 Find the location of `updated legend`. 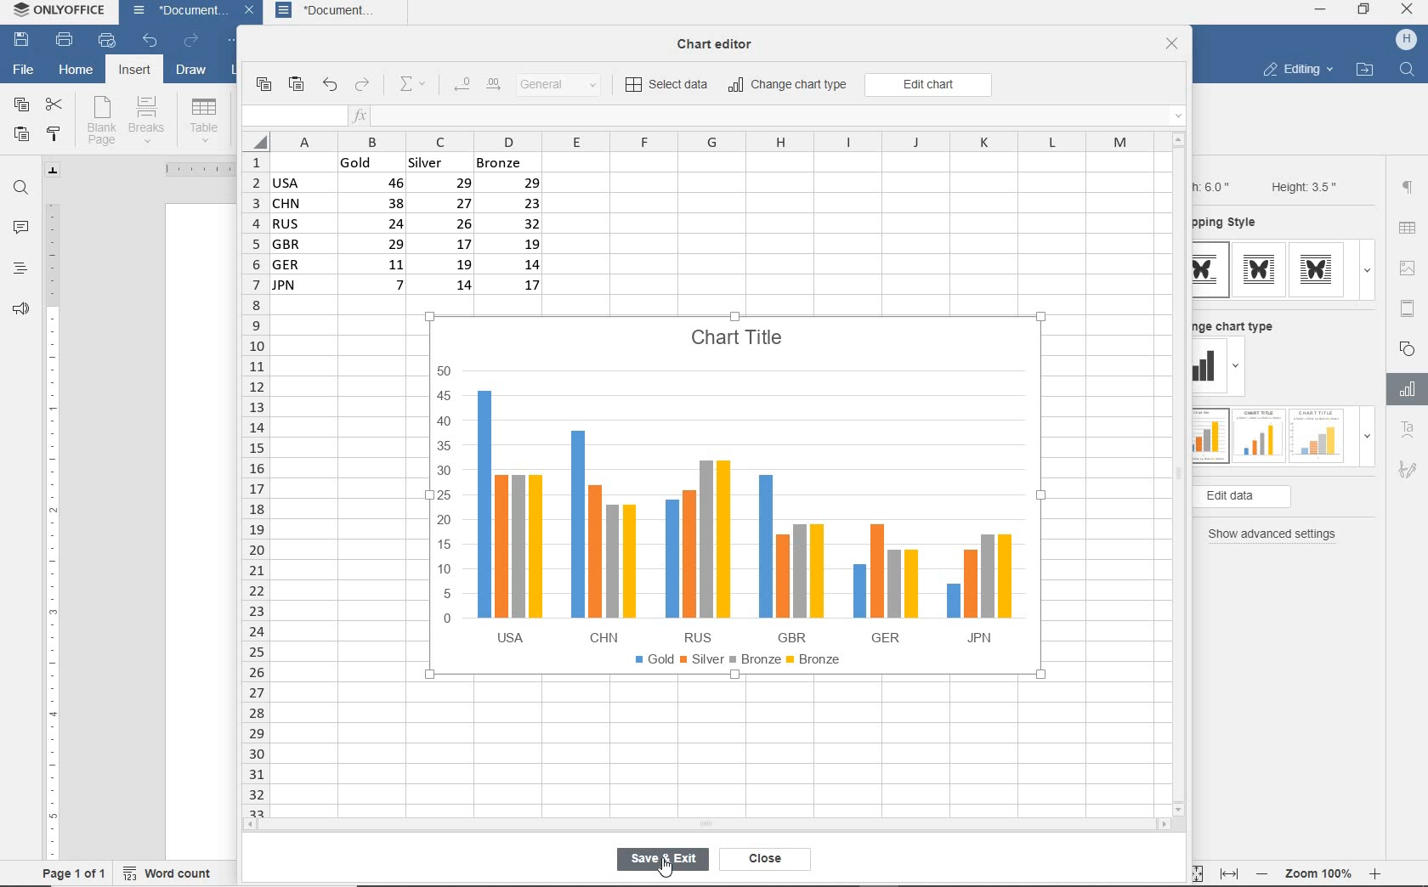

updated legend is located at coordinates (737, 661).